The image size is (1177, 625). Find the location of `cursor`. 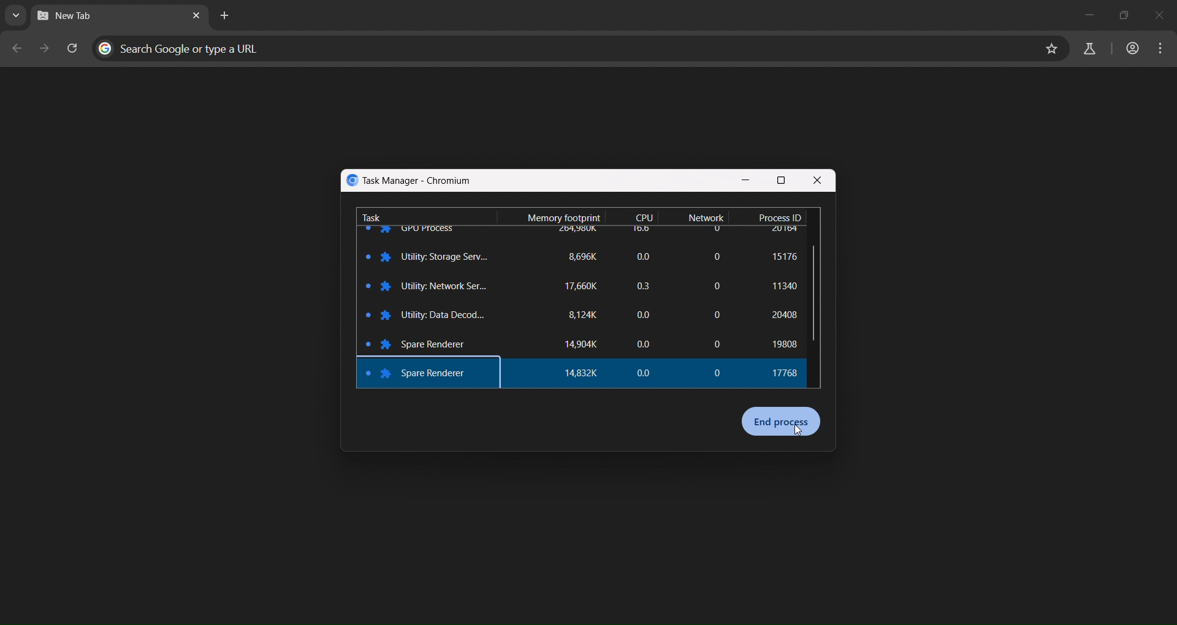

cursor is located at coordinates (799, 431).